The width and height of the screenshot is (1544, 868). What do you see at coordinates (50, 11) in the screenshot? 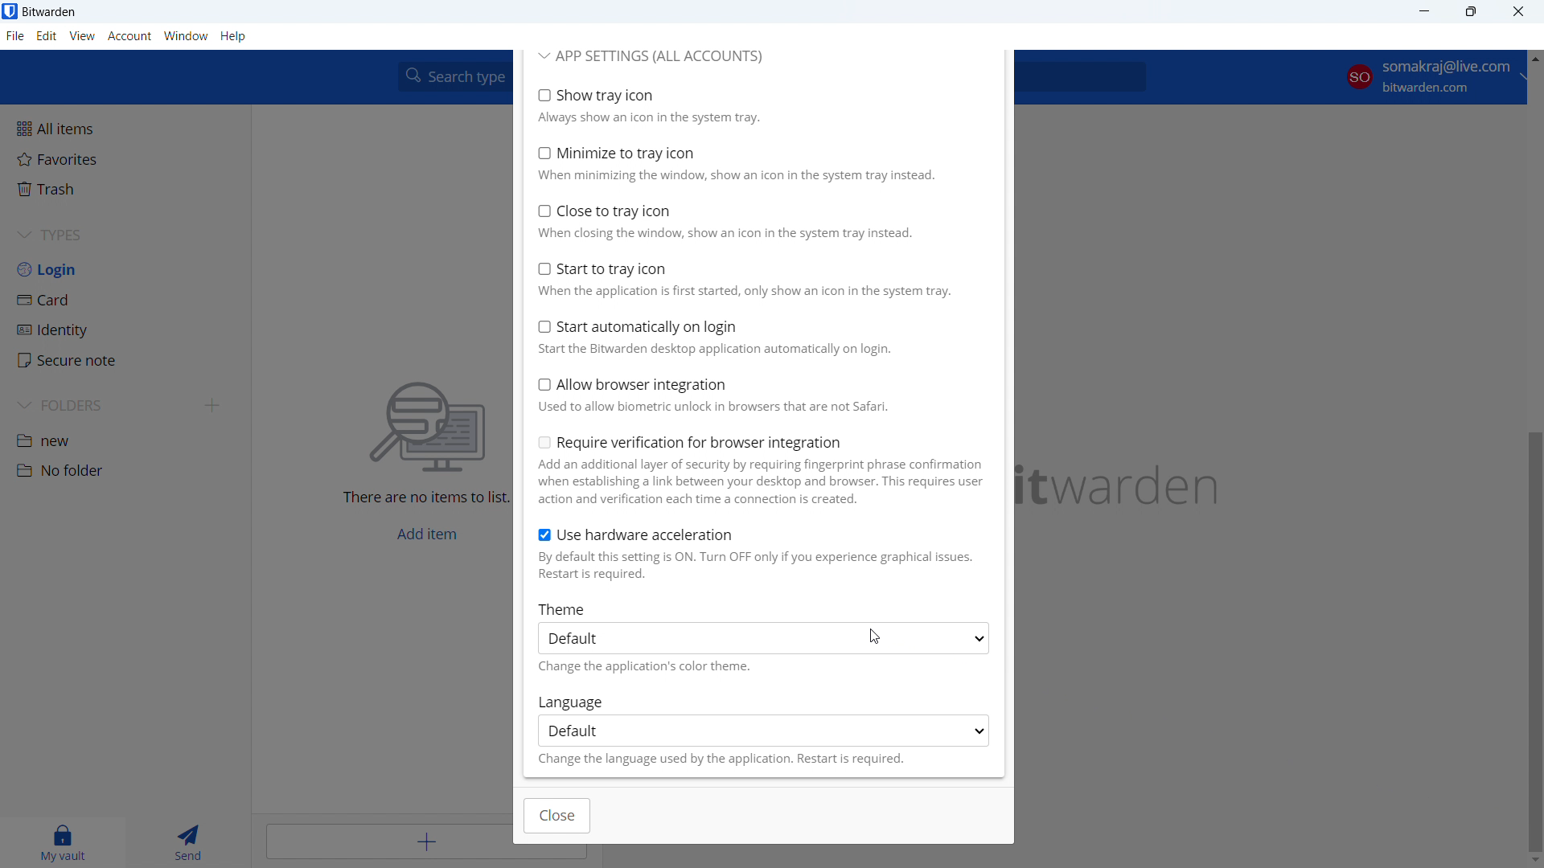
I see `title` at bounding box center [50, 11].